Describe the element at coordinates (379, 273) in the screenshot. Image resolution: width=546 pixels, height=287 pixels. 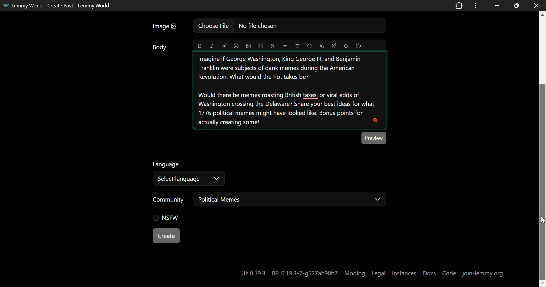
I see `Legal` at that location.